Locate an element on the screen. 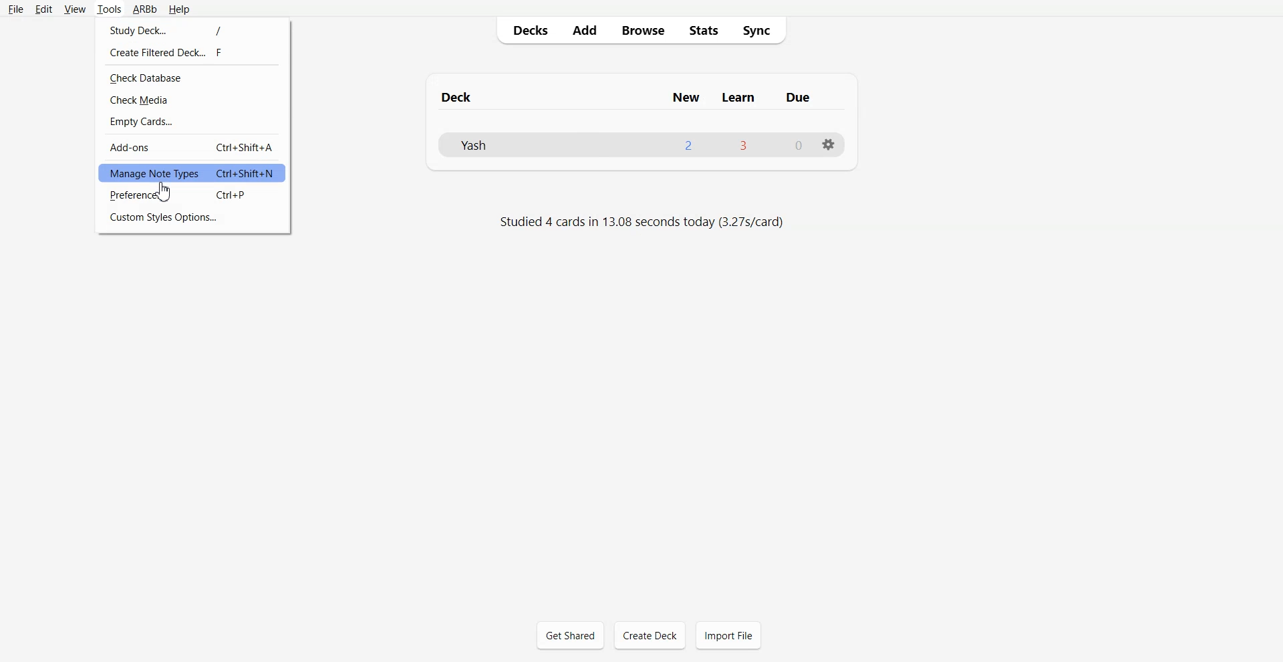  Edit is located at coordinates (44, 9).